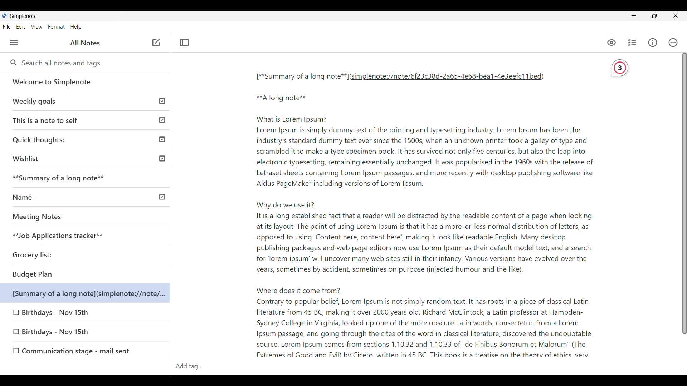 The height and width of the screenshot is (386, 687). I want to click on Add note, so click(155, 43).